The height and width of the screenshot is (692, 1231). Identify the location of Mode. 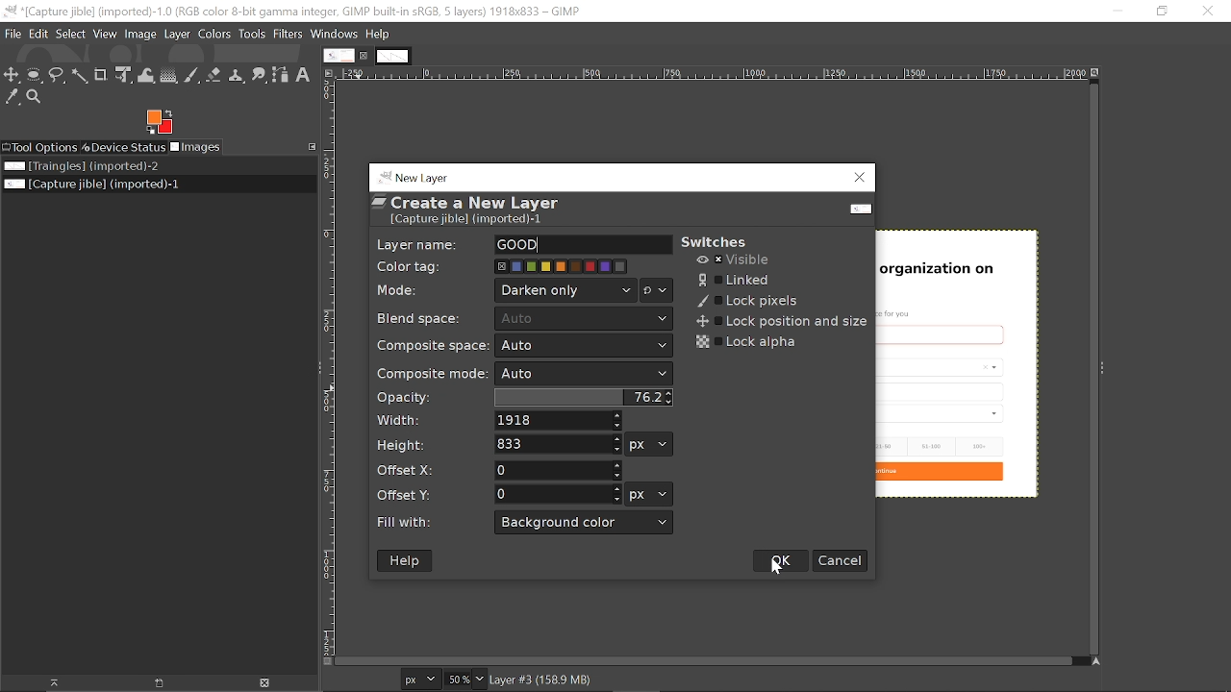
(566, 290).